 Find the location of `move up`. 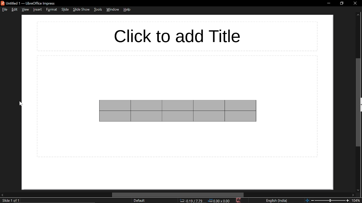

move up is located at coordinates (358, 14).